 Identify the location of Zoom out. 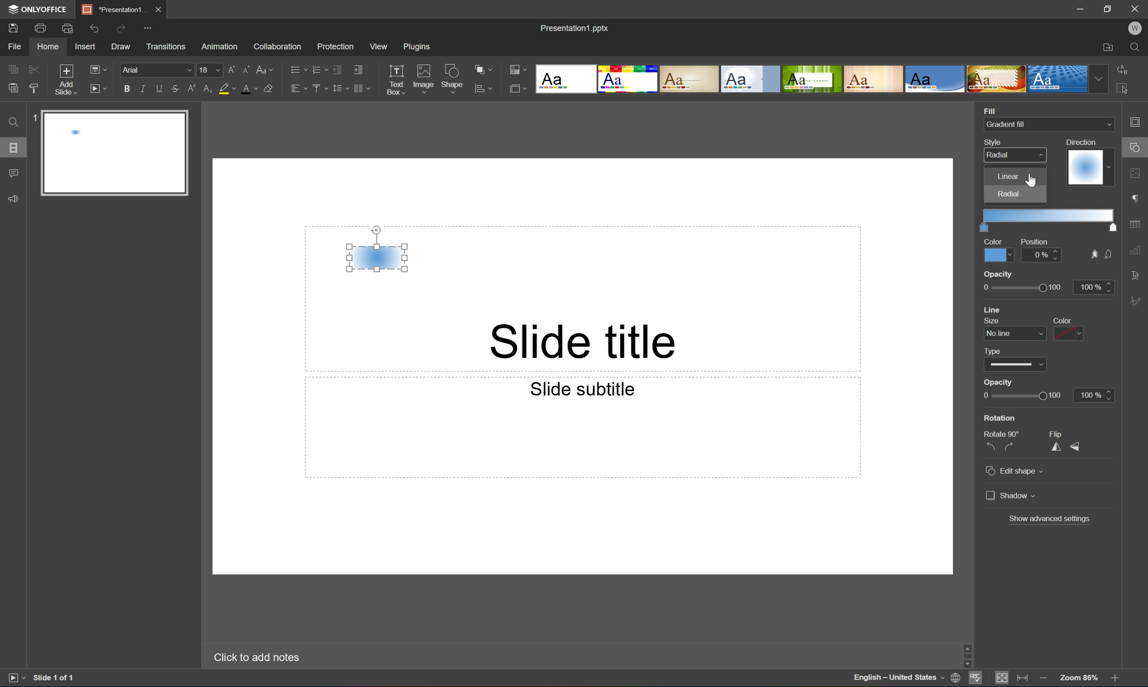
(1042, 678).